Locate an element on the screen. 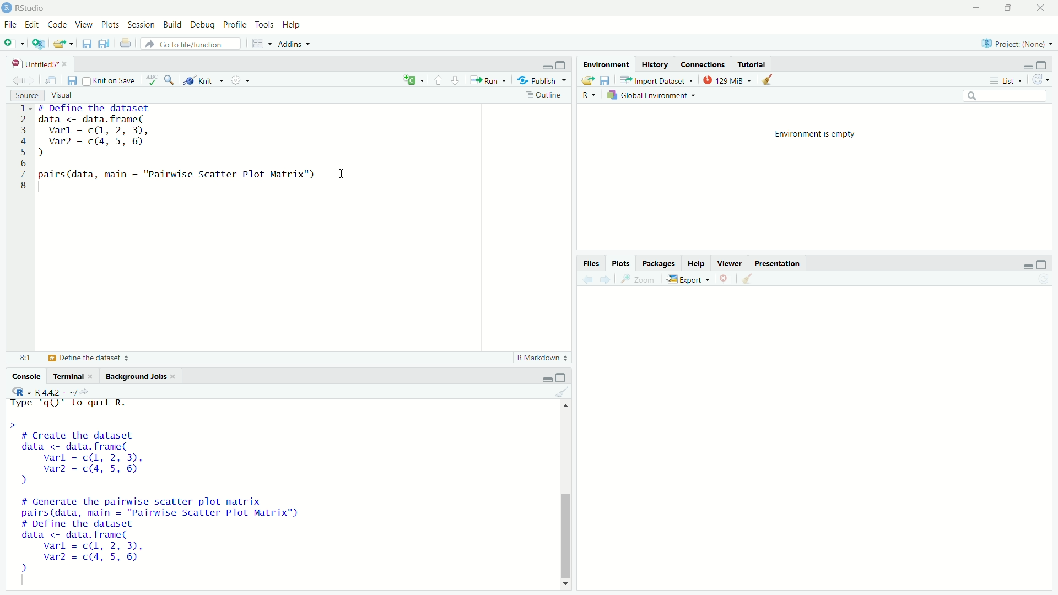 The image size is (1058, 595). Viewer is located at coordinates (729, 263).